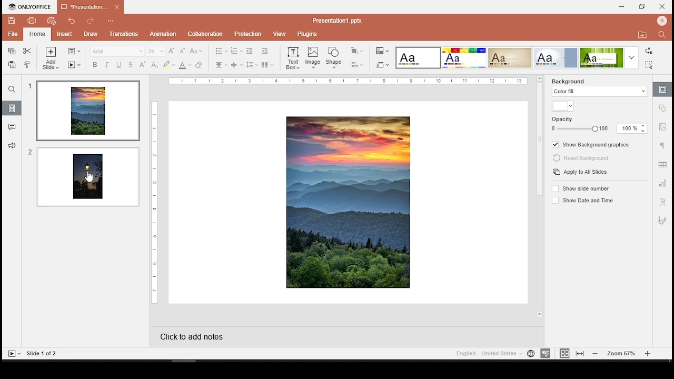  I want to click on subscript, so click(154, 65).